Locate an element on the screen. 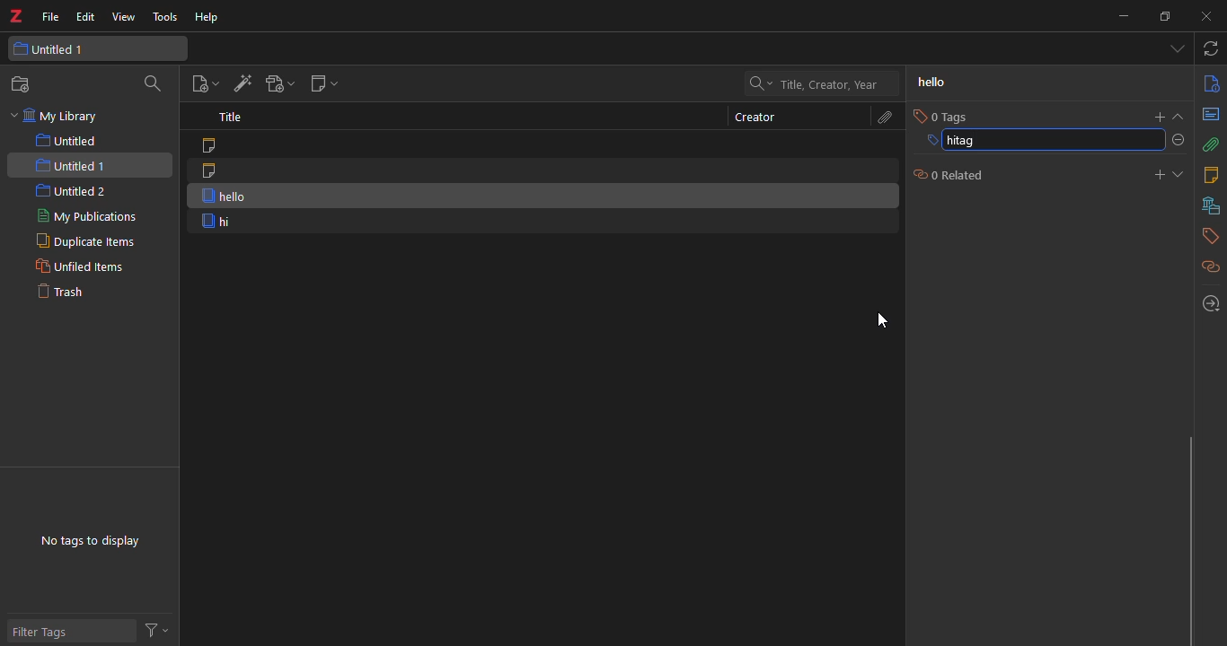 This screenshot has width=1227, height=646. info is located at coordinates (1209, 84).